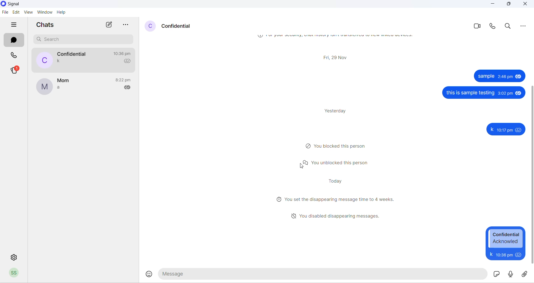 The width and height of the screenshot is (534, 283). Describe the element at coordinates (14, 41) in the screenshot. I see `chats` at that location.